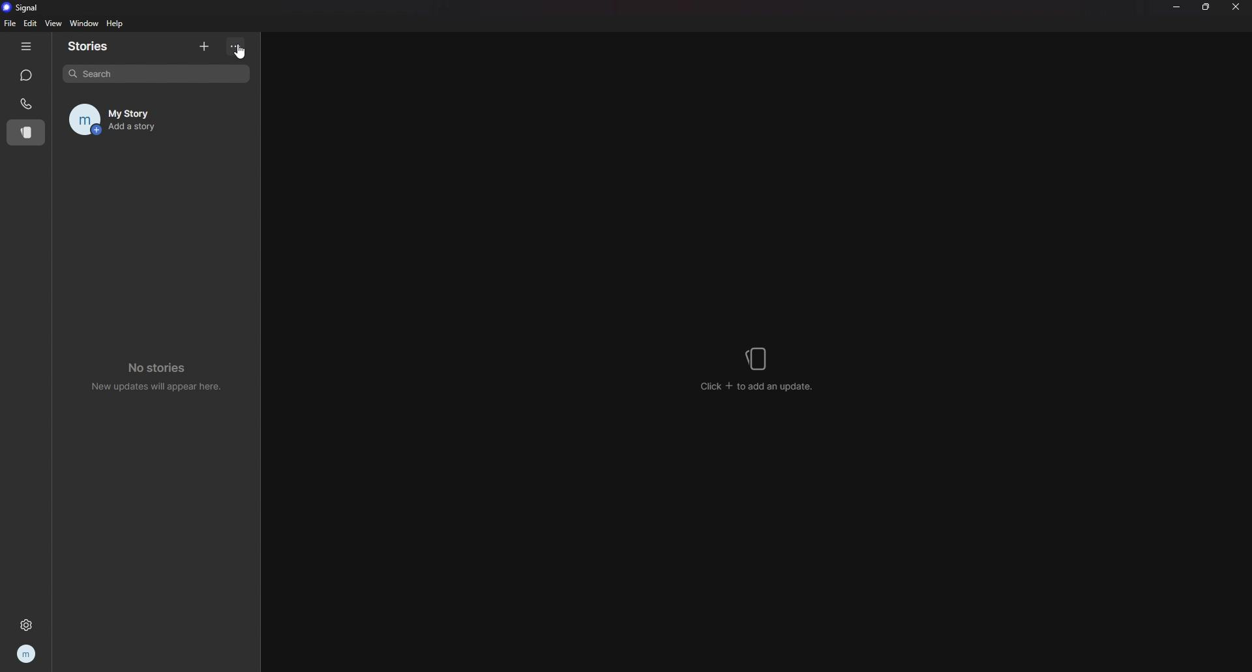 The height and width of the screenshot is (672, 1252). Describe the element at coordinates (27, 653) in the screenshot. I see `profile` at that location.